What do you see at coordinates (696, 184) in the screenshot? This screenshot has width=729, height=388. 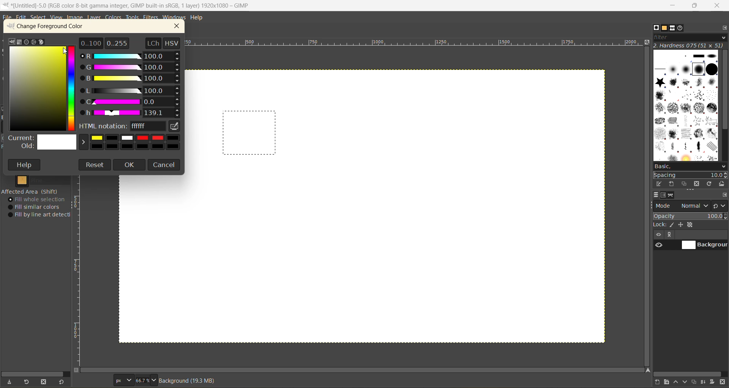 I see `delete this brush` at bounding box center [696, 184].